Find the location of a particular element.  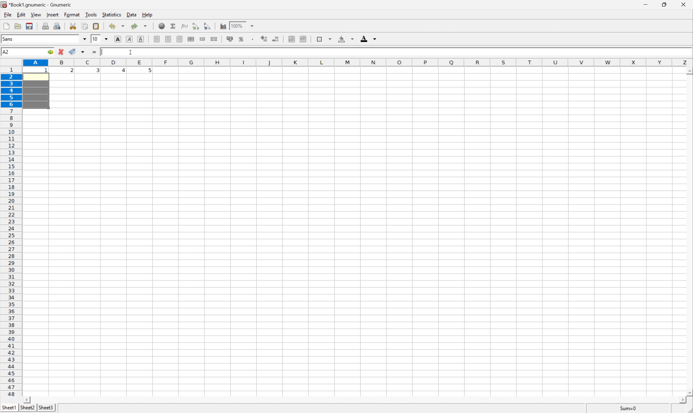

5 is located at coordinates (149, 72).